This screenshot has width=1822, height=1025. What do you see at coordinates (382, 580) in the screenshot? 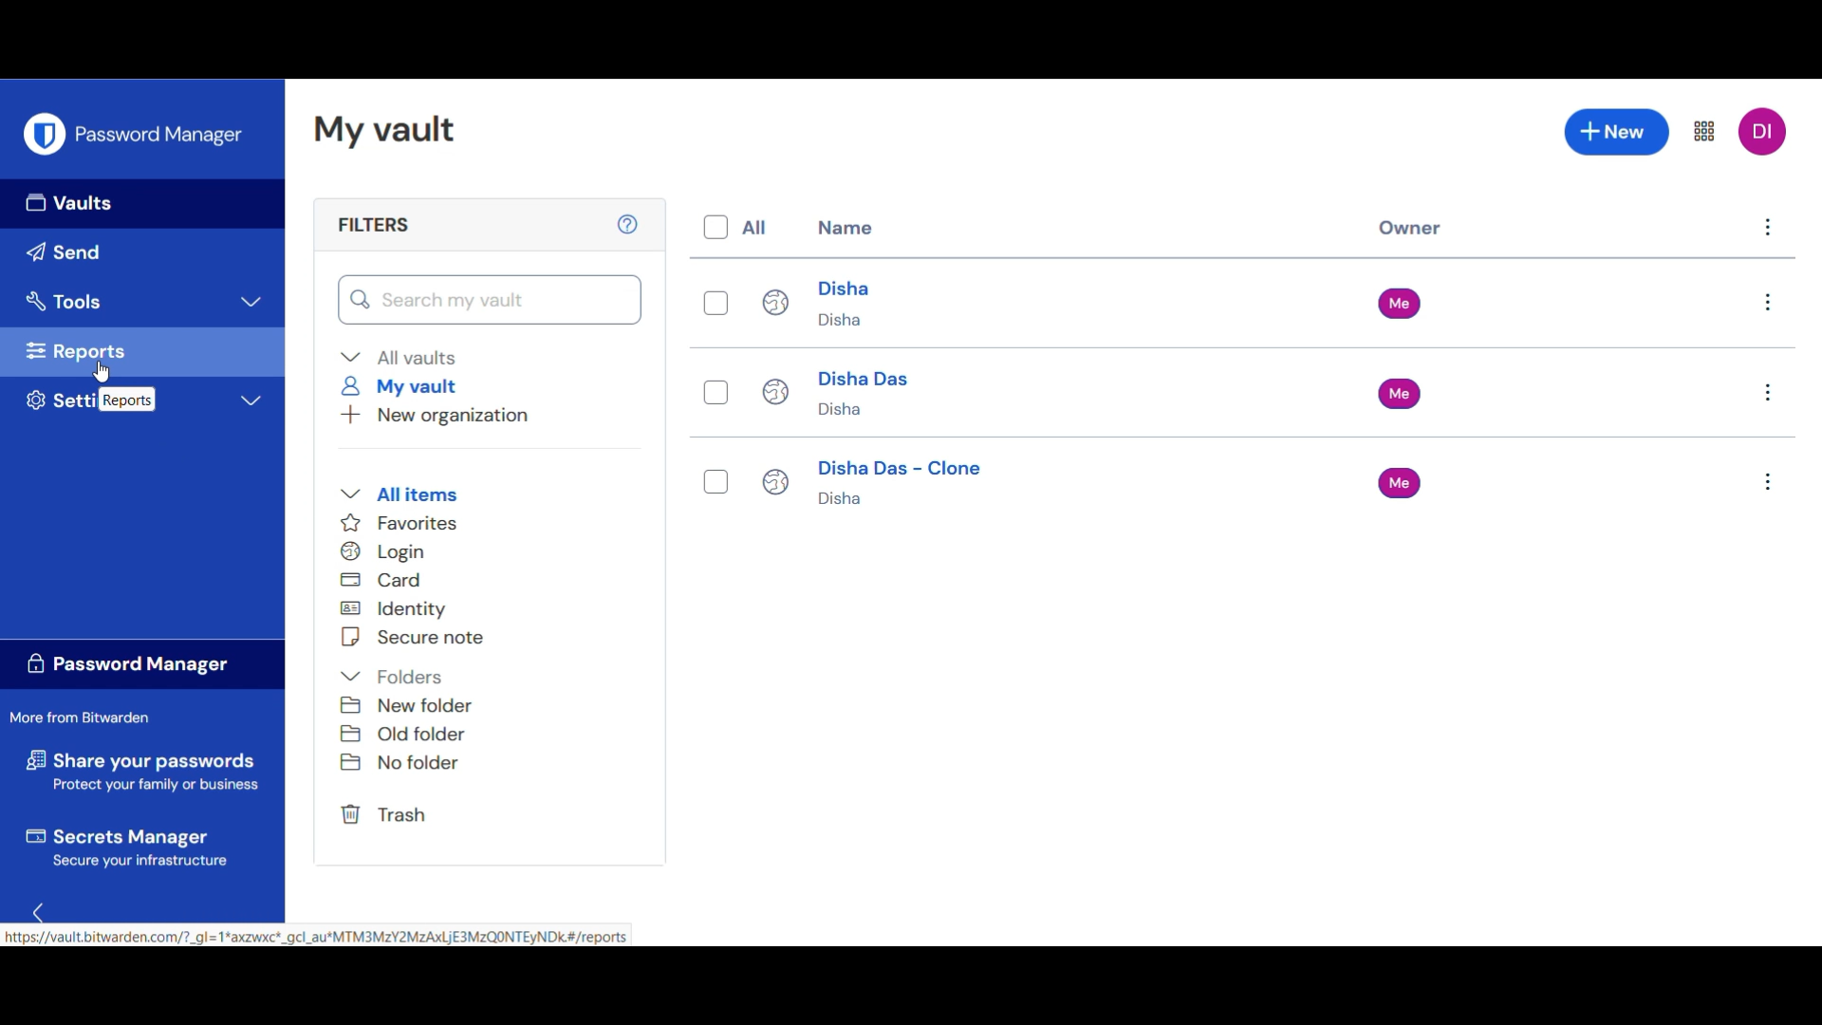
I see `Card` at bounding box center [382, 580].